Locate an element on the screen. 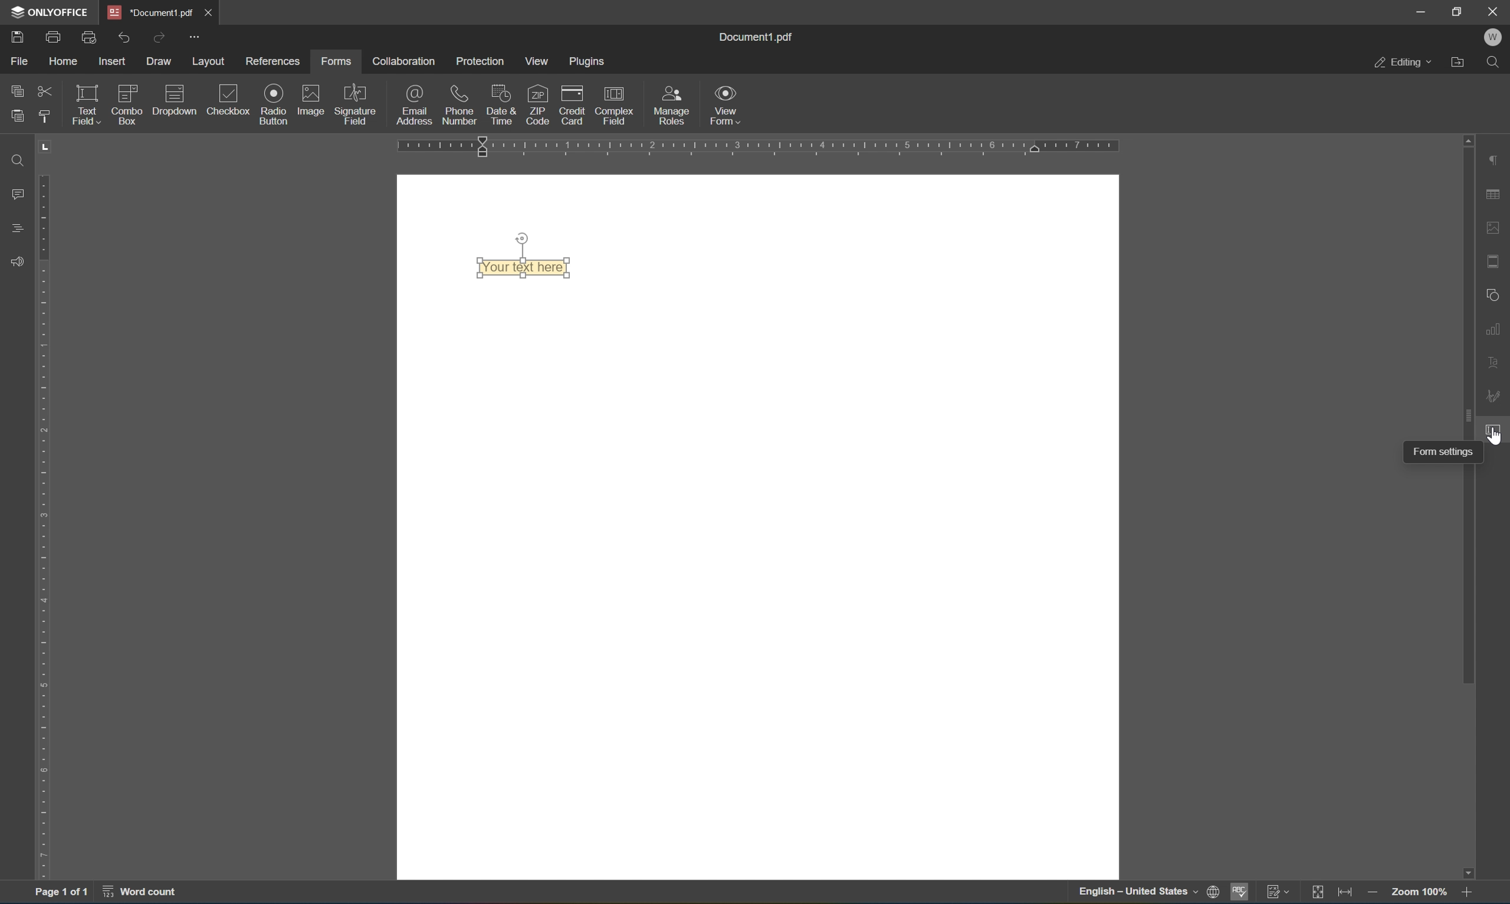 This screenshot has width=1510, height=904. document1.pdf is located at coordinates (755, 39).